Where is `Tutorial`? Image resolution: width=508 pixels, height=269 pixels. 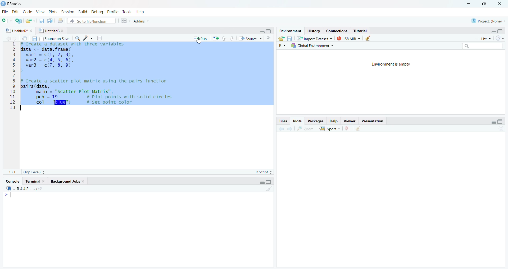
Tutorial is located at coordinates (362, 30).